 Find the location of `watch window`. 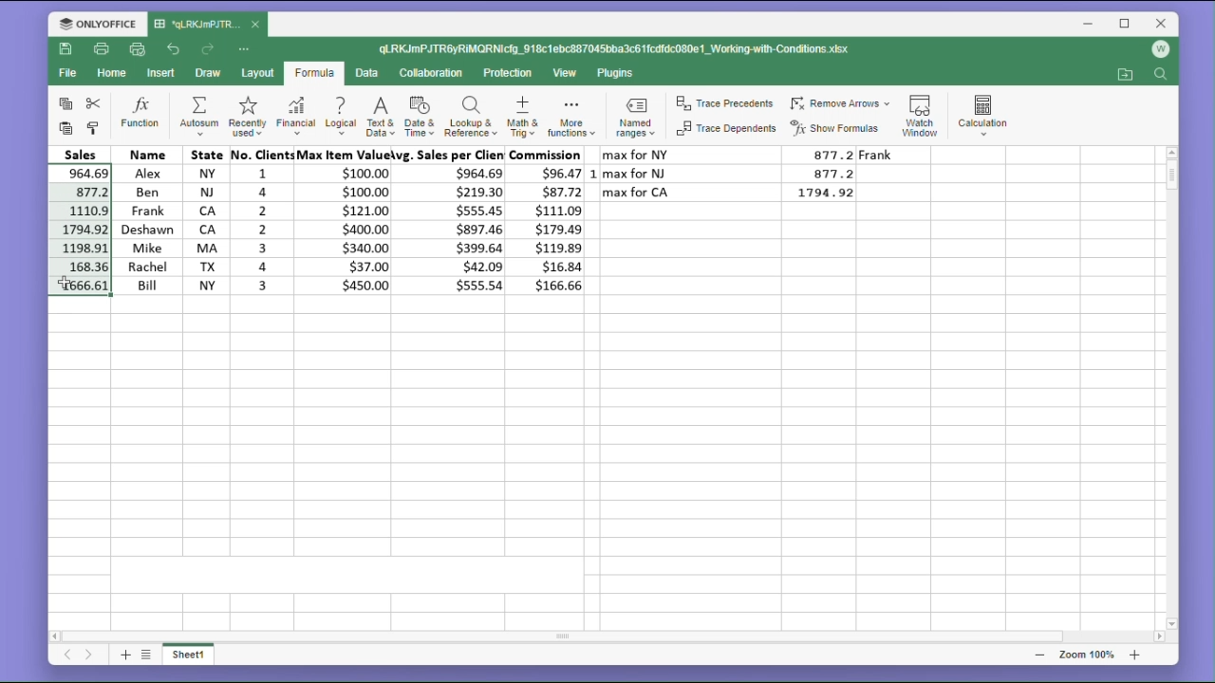

watch window is located at coordinates (923, 112).